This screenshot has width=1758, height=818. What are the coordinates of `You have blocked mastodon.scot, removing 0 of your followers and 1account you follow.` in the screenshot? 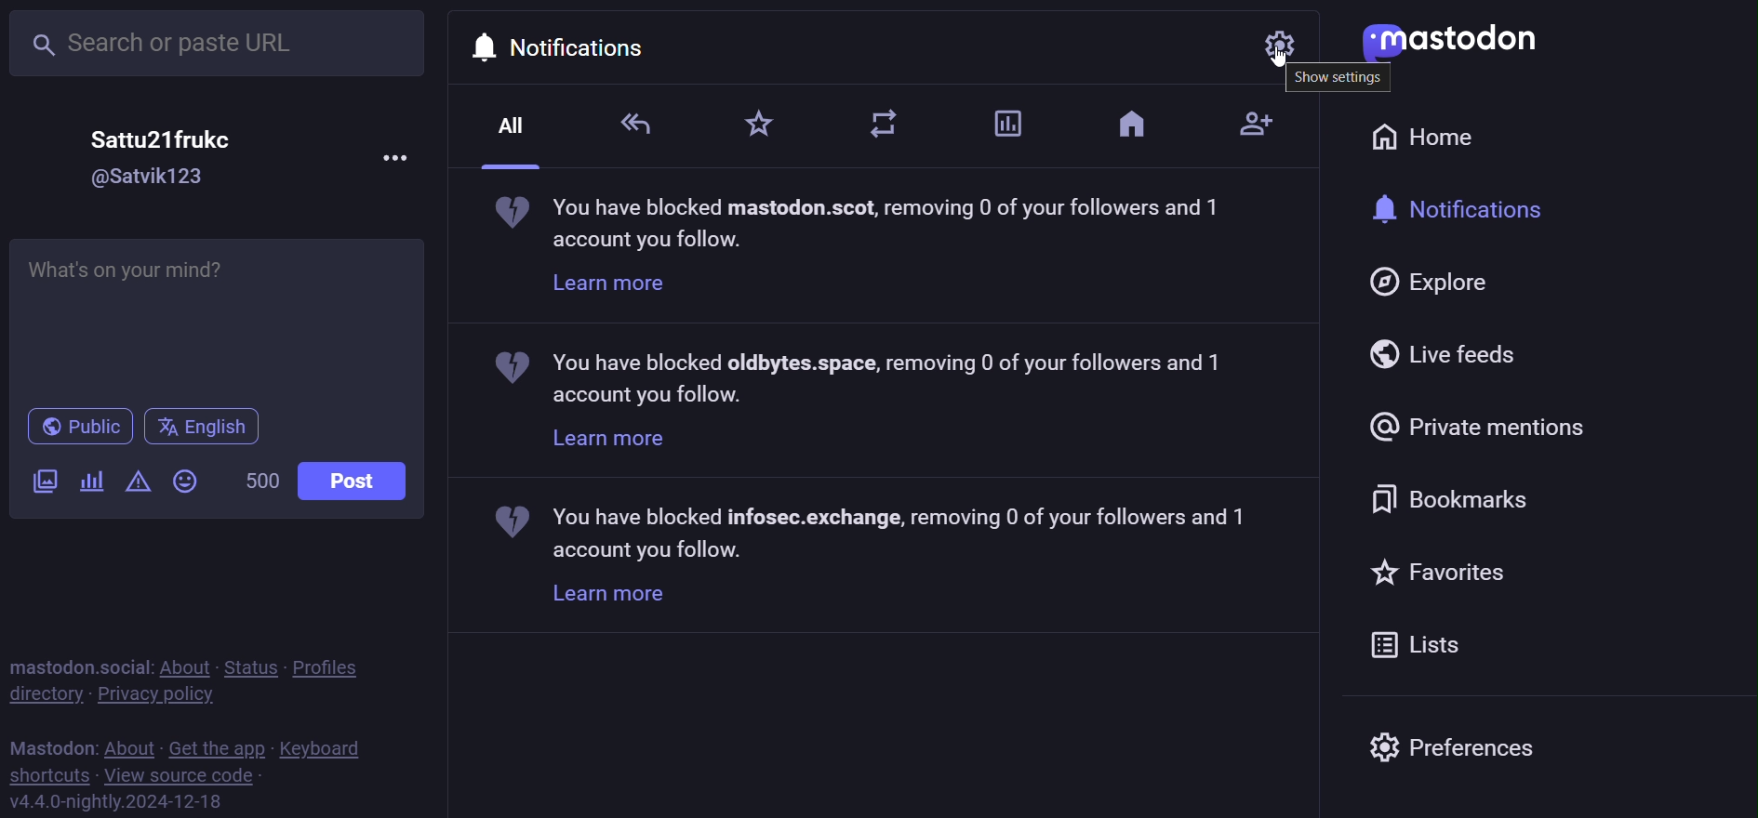 It's located at (865, 224).